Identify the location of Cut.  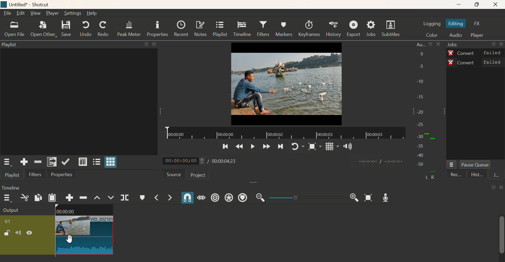
(24, 199).